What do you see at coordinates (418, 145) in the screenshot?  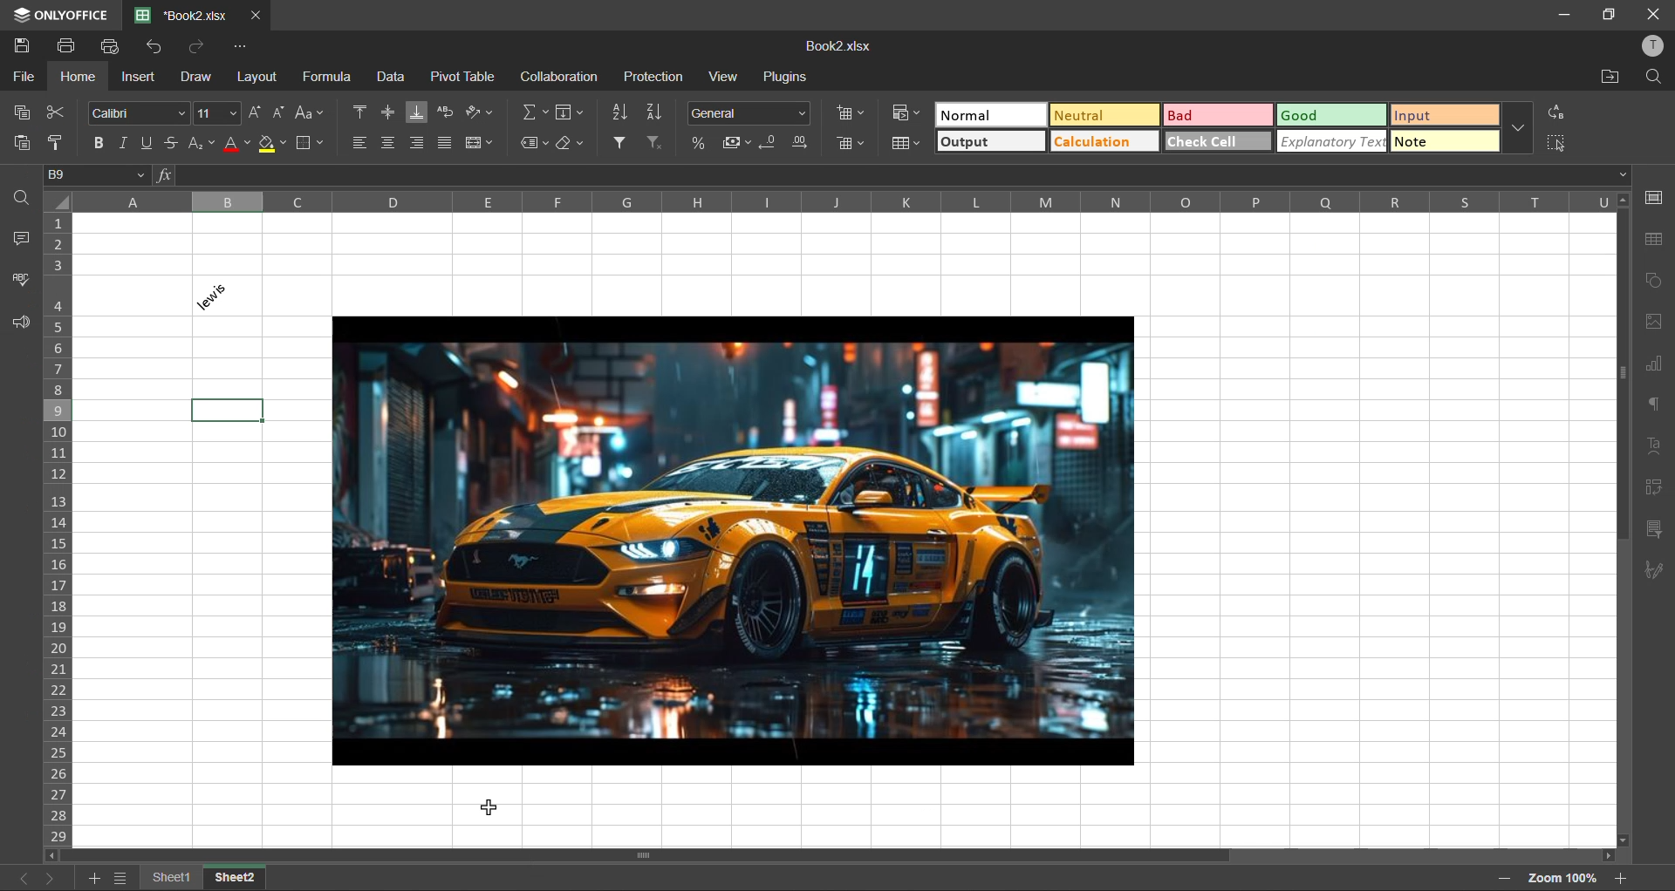 I see `align right` at bounding box center [418, 145].